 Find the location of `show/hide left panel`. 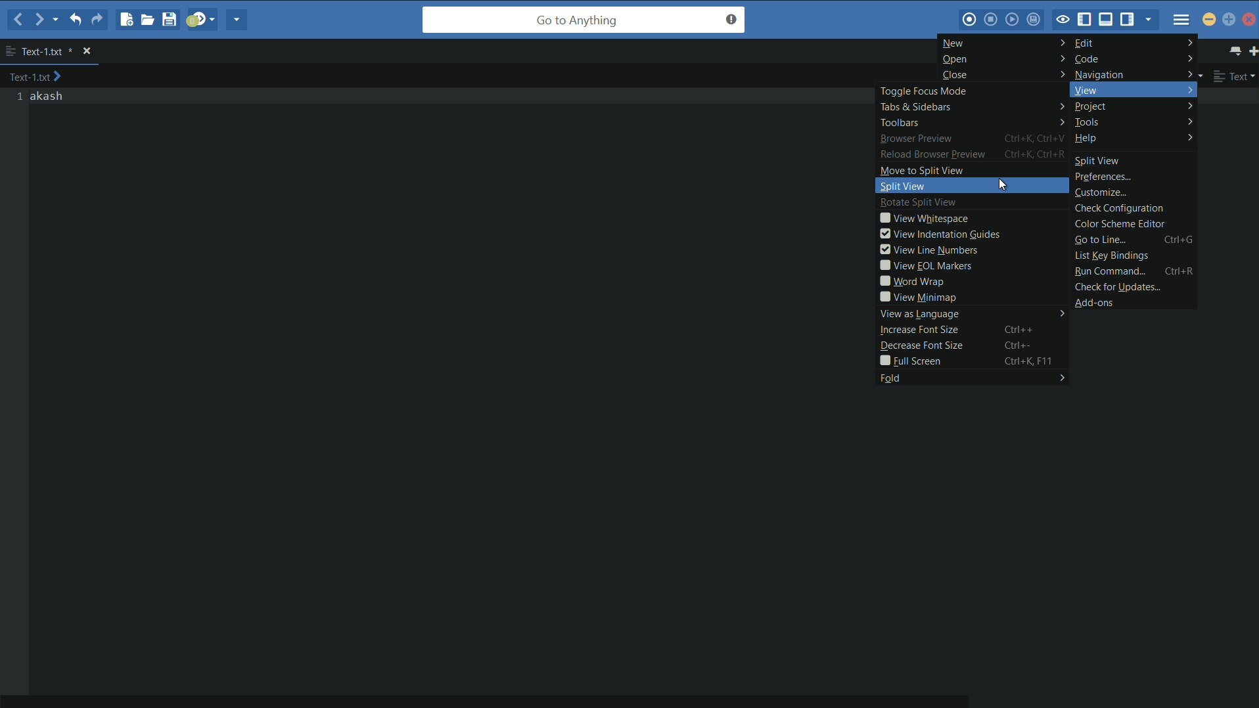

show/hide left panel is located at coordinates (1086, 20).